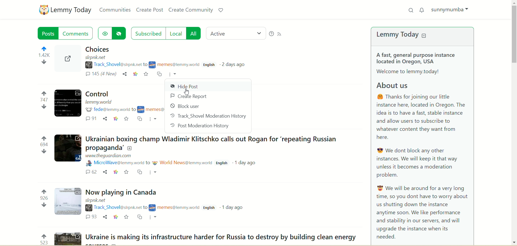 This screenshot has height=246, width=517. What do you see at coordinates (115, 172) in the screenshot?
I see `link` at bounding box center [115, 172].